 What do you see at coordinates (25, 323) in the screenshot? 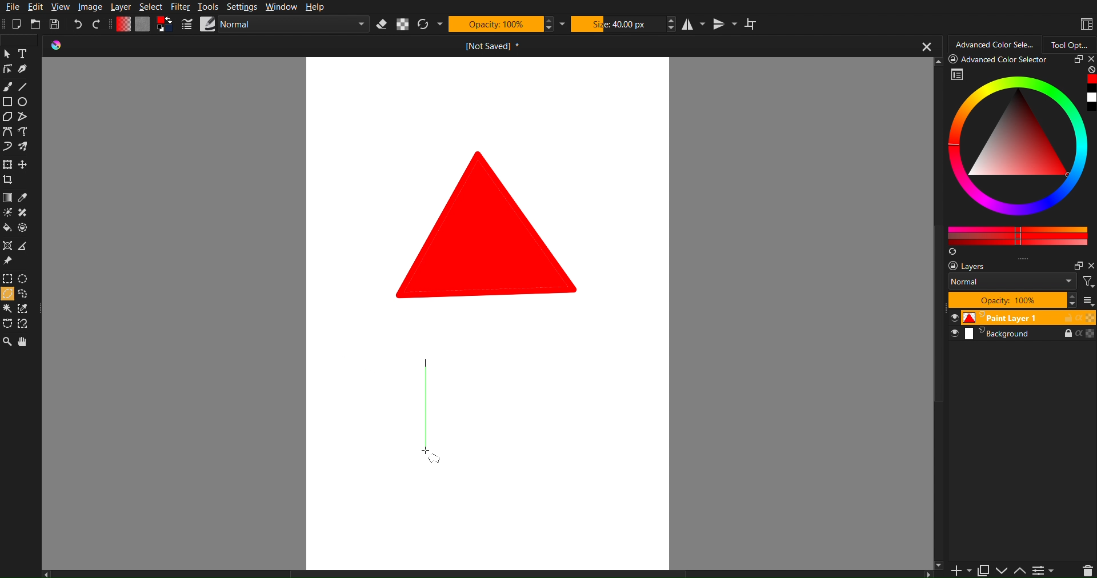
I see `Angle` at bounding box center [25, 323].